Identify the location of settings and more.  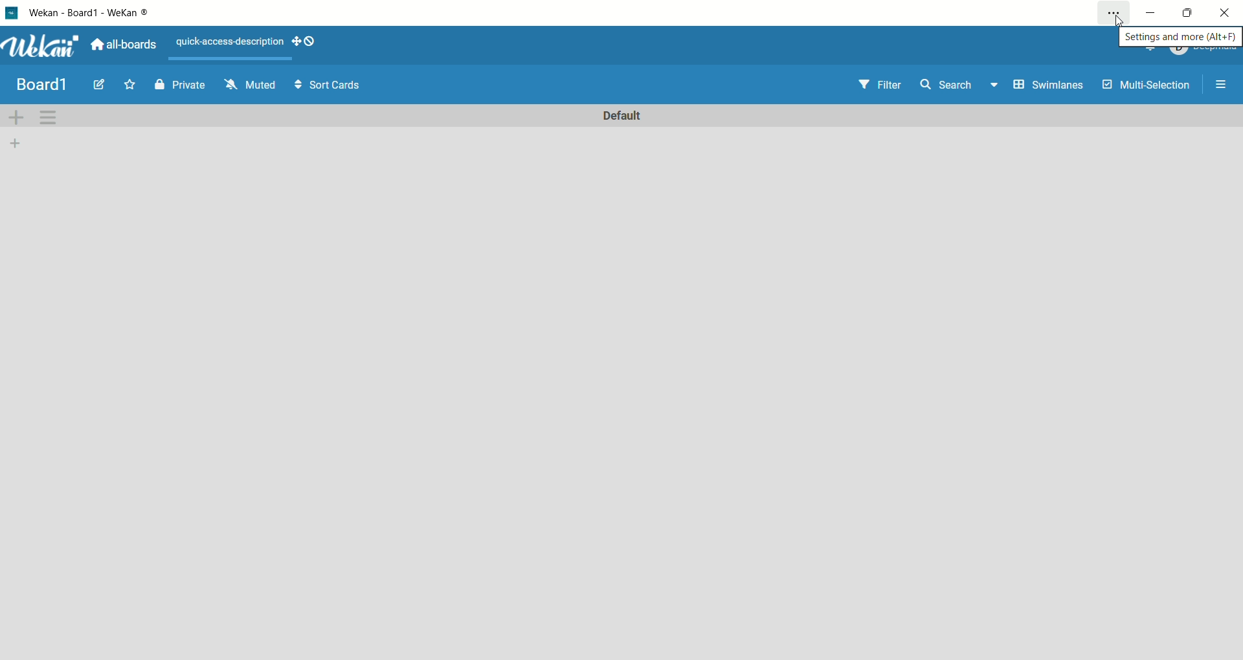
(1114, 12).